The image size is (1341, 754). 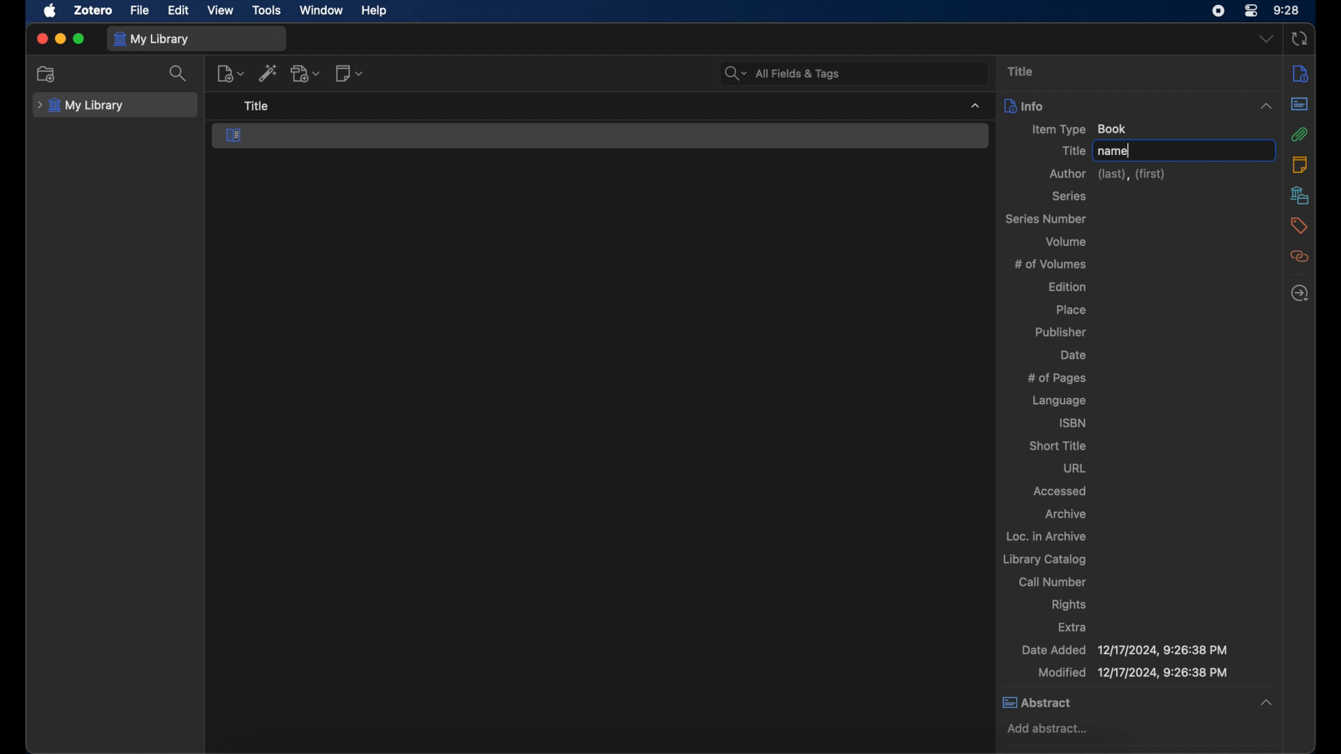 I want to click on abstract, so click(x=1137, y=703).